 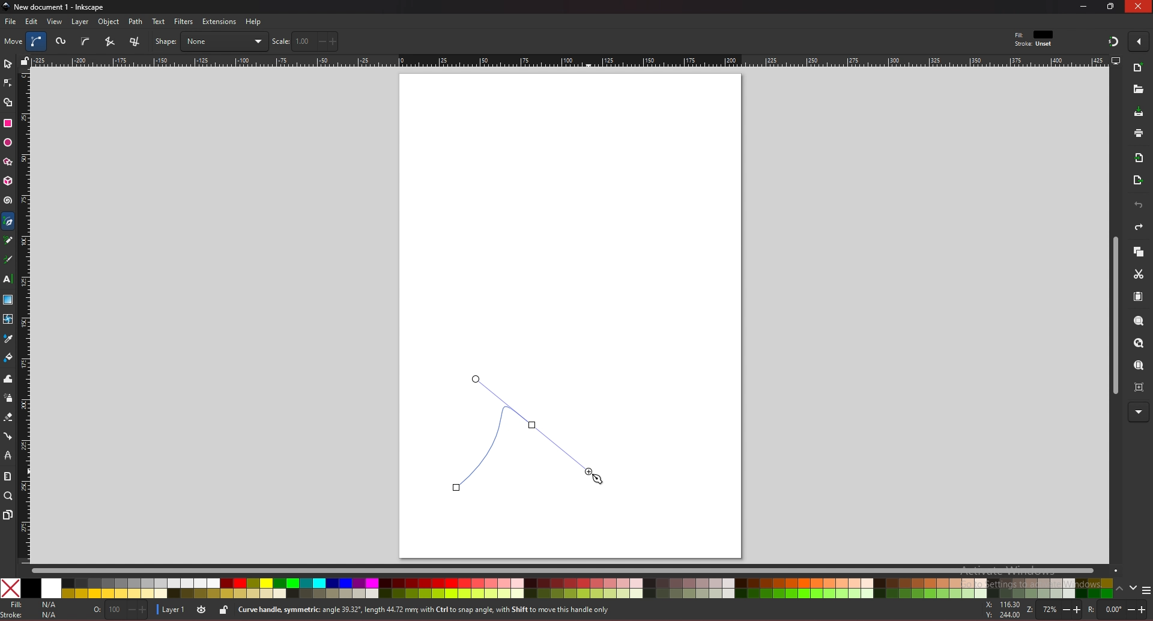 I want to click on shape builder, so click(x=8, y=103).